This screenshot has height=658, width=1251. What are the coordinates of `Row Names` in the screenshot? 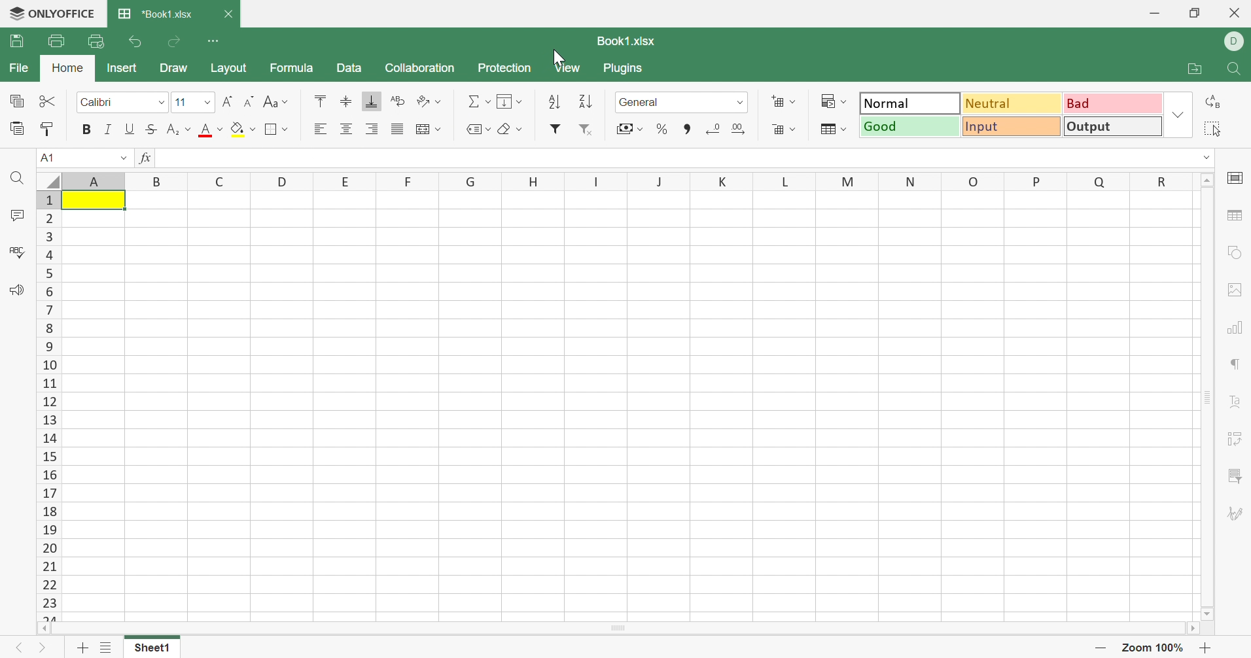 It's located at (47, 405).